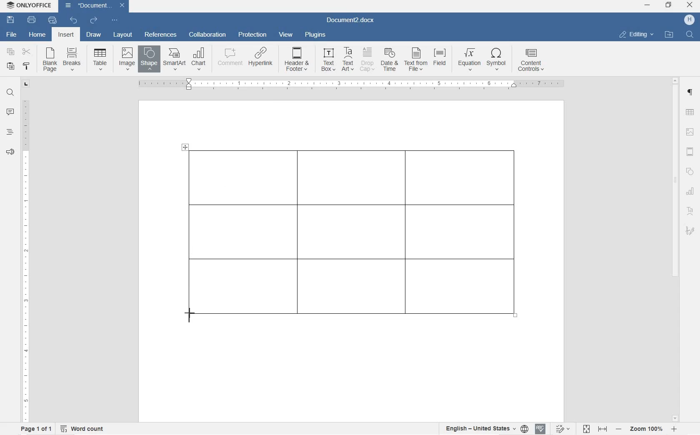  Describe the element at coordinates (207, 35) in the screenshot. I see `collaboration` at that location.